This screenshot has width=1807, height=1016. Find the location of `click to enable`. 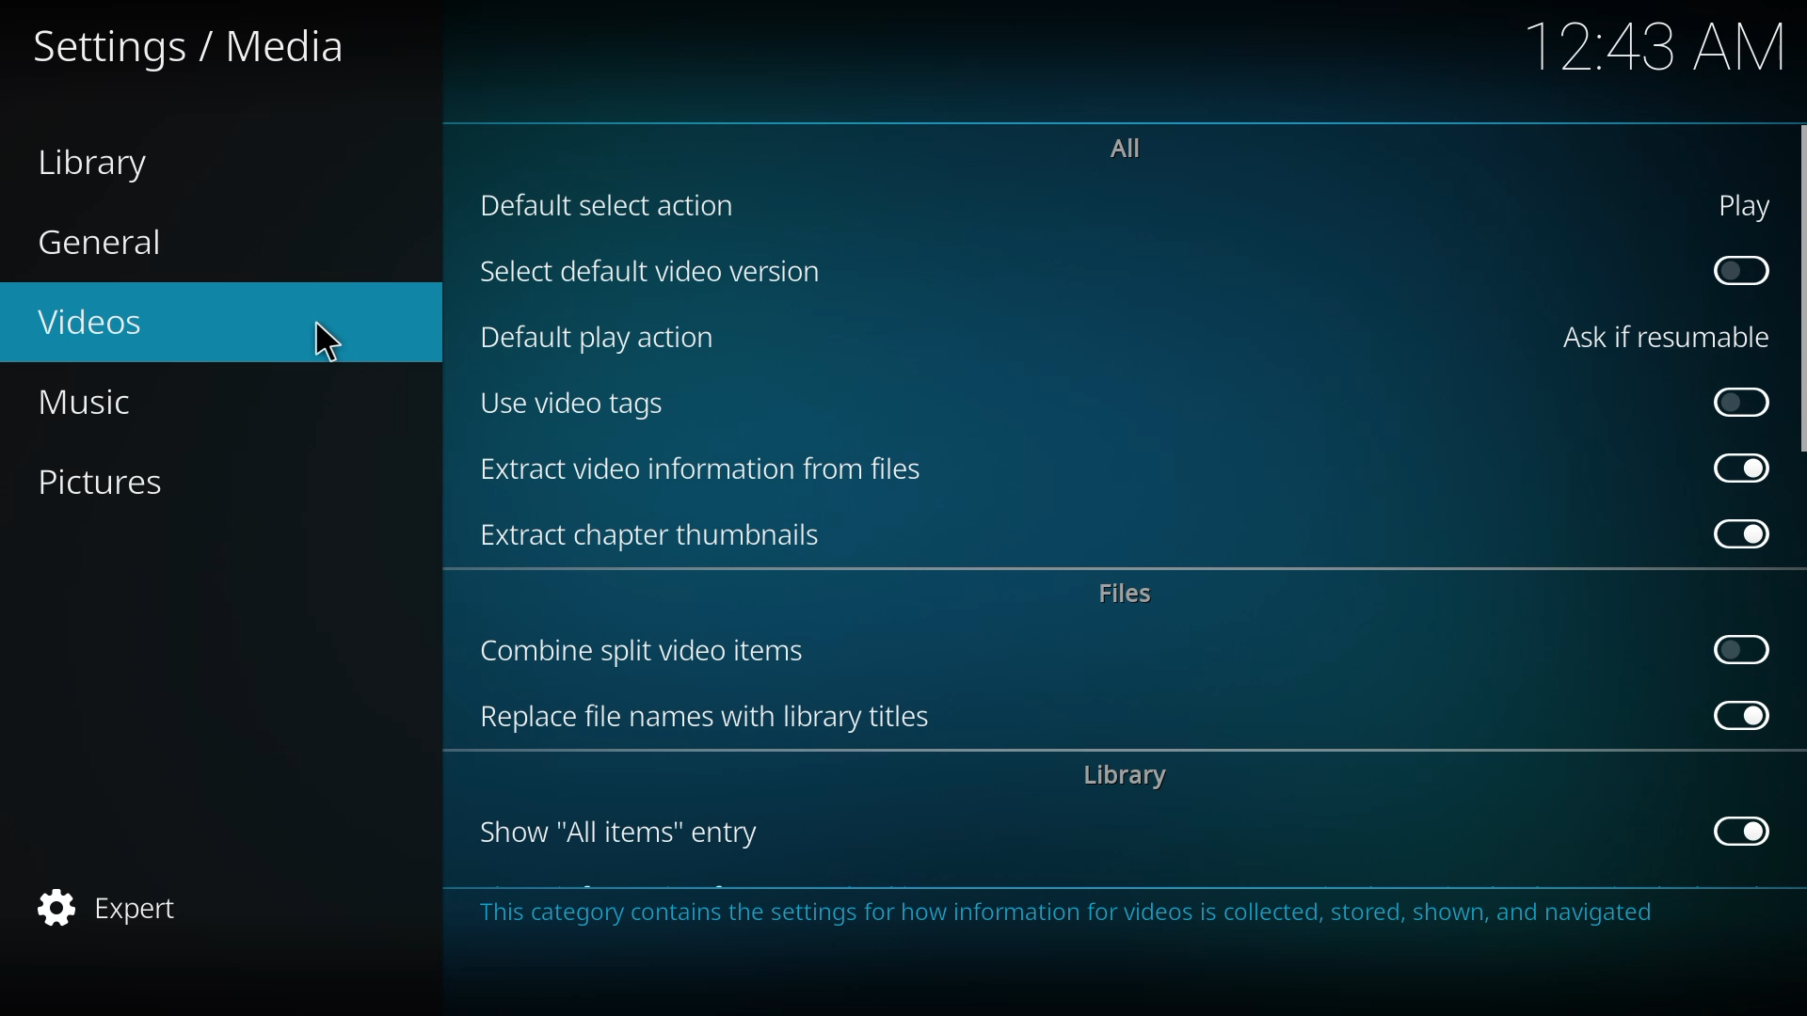

click to enable is located at coordinates (1740, 400).